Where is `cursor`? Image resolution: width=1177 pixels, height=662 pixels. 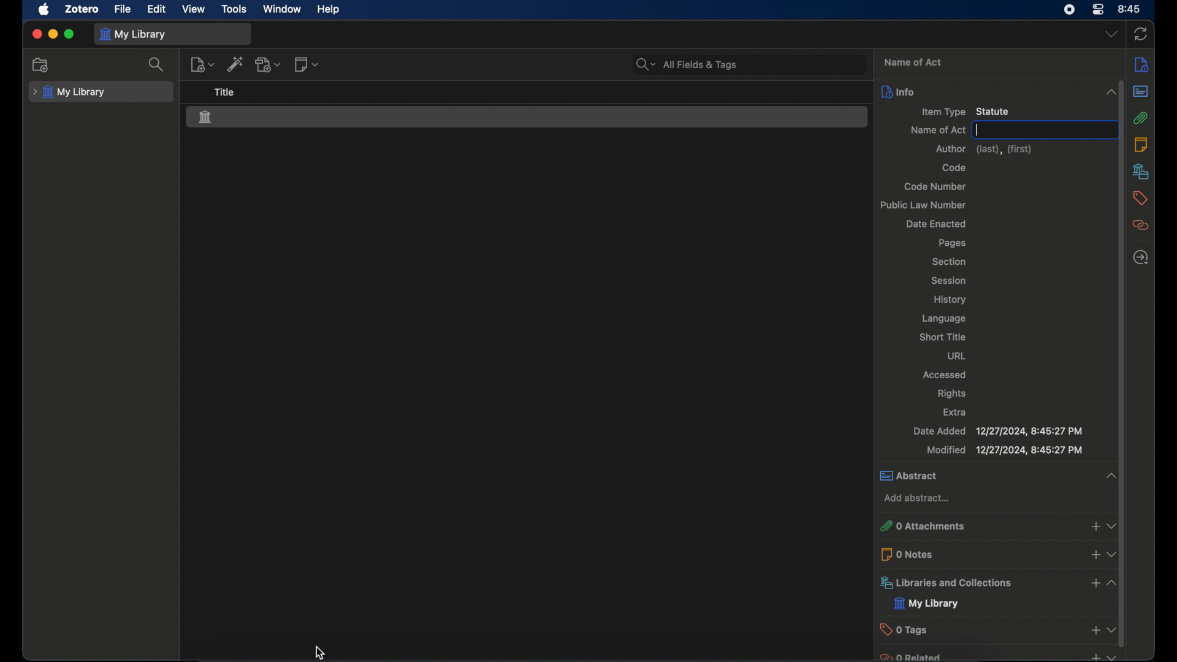
cursor is located at coordinates (319, 653).